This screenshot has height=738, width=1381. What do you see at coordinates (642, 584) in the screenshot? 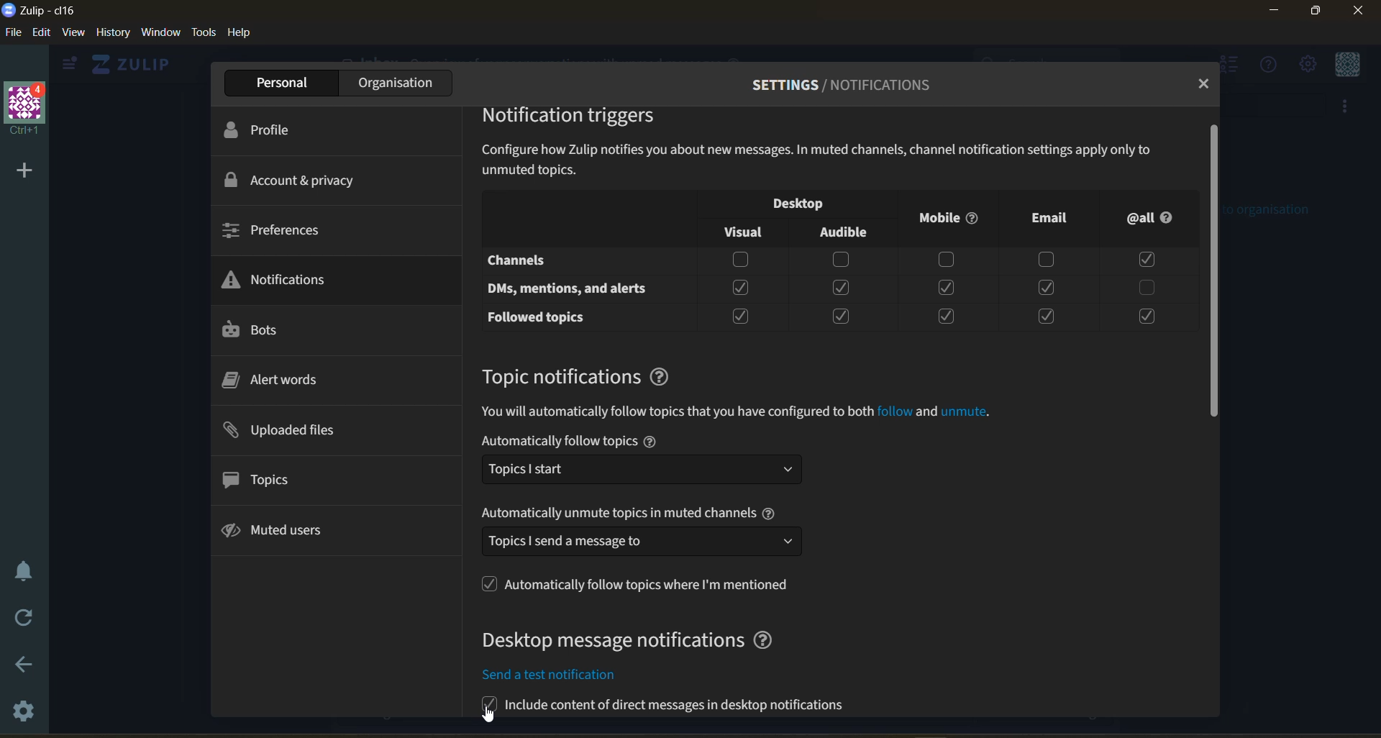
I see `follow topics` at bounding box center [642, 584].